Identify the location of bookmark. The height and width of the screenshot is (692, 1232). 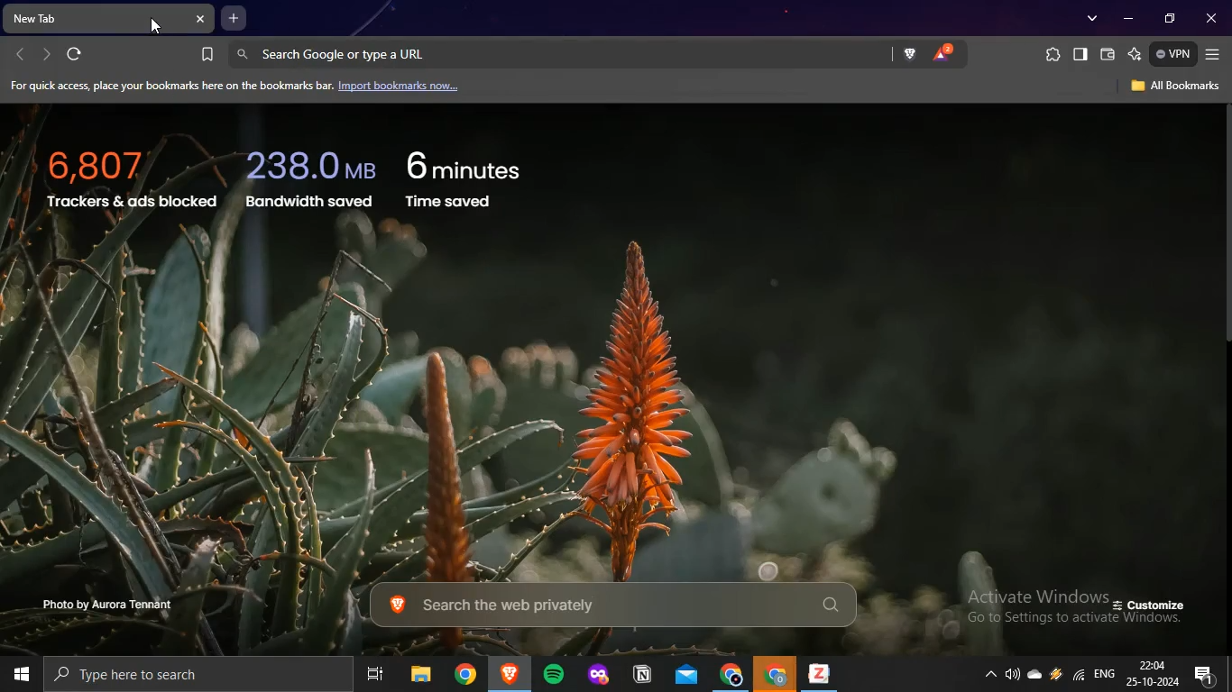
(209, 52).